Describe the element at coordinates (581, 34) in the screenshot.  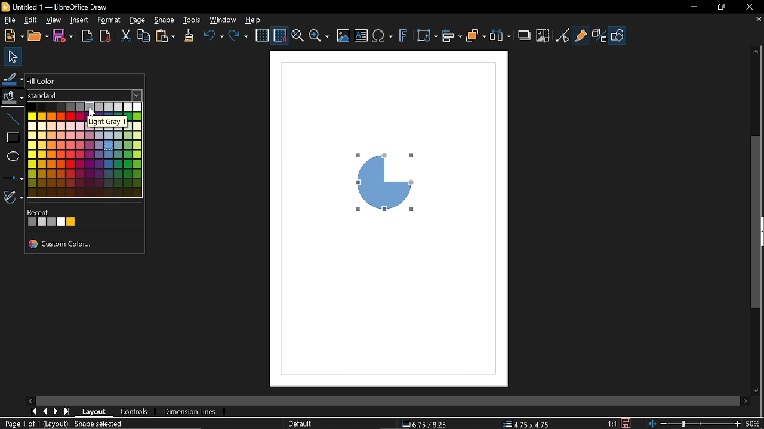
I see `Glue` at that location.